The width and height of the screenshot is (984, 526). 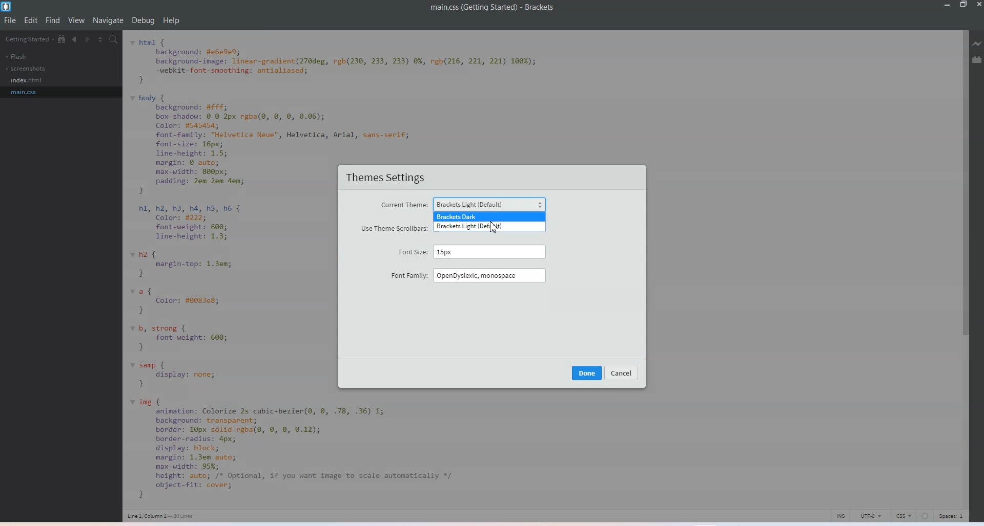 What do you see at coordinates (345, 98) in the screenshot?
I see `code` at bounding box center [345, 98].